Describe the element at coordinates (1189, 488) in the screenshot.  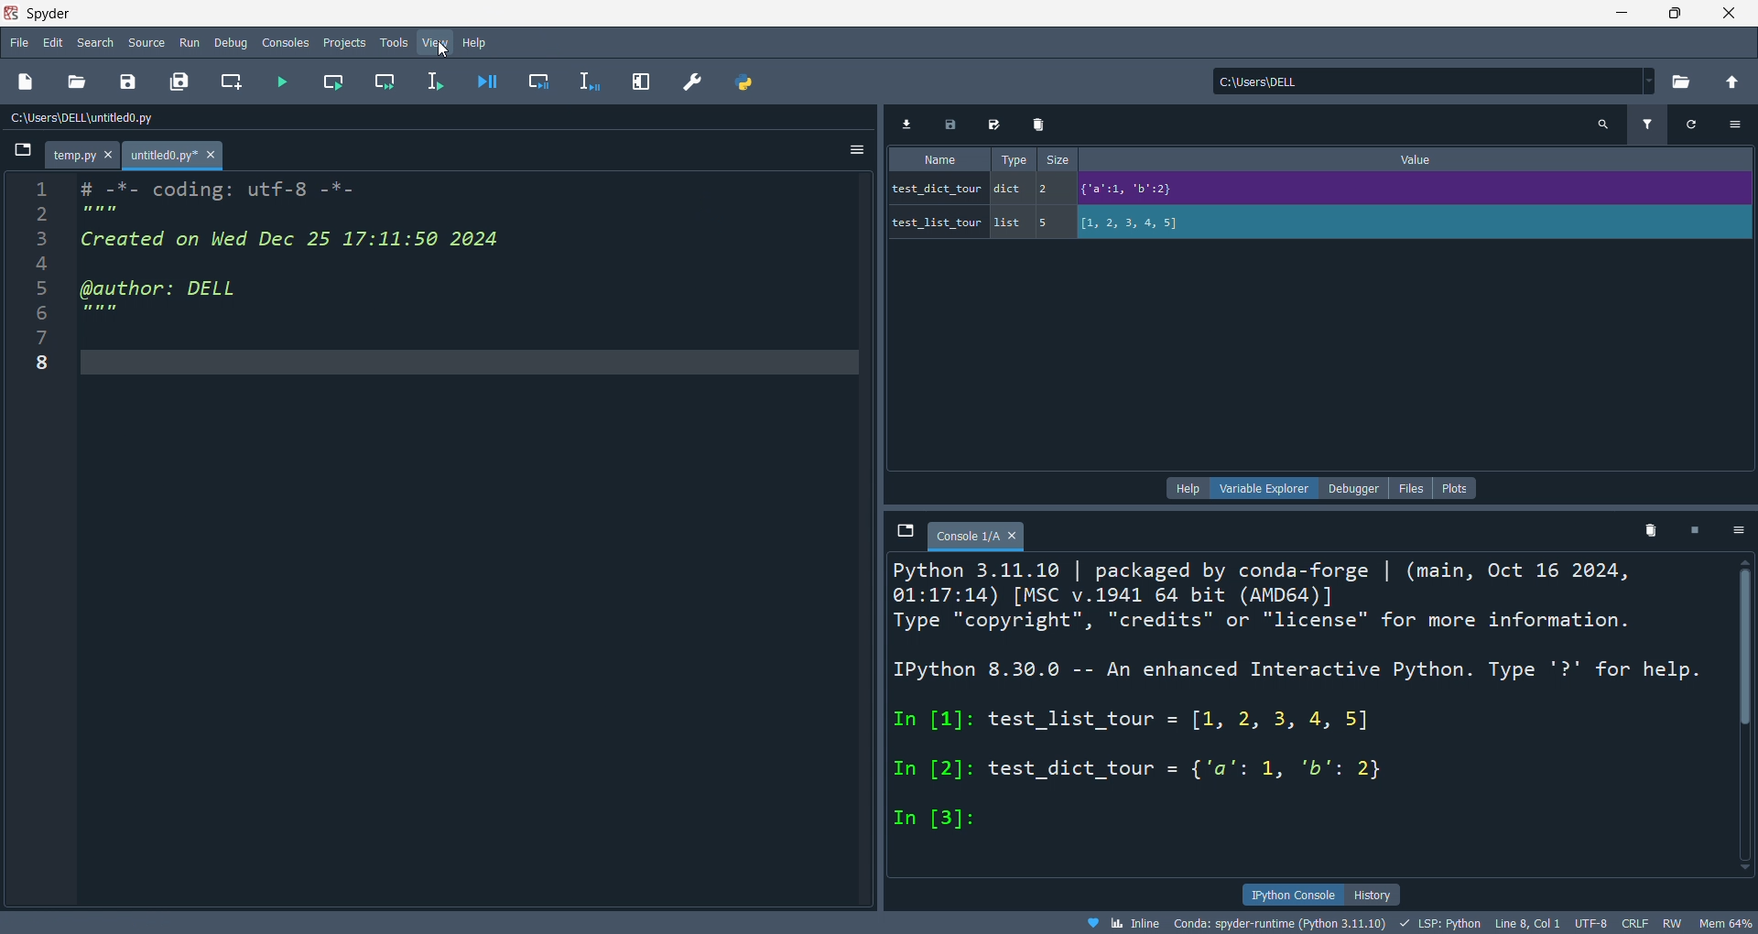
I see `help` at that location.